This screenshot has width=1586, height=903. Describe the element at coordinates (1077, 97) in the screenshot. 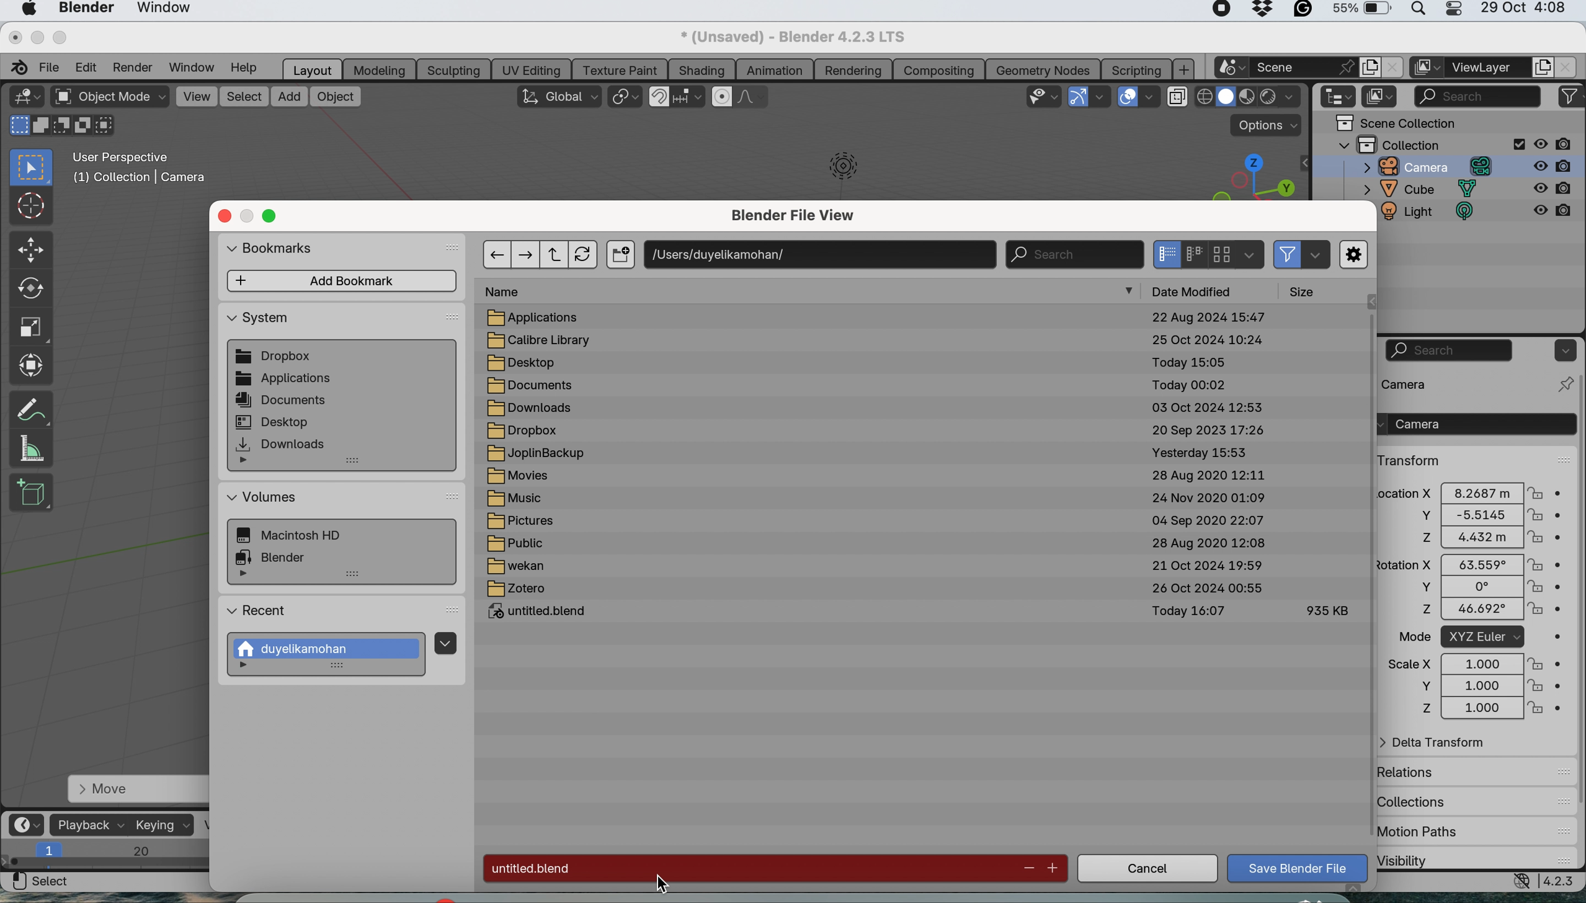

I see `show gizmos` at that location.